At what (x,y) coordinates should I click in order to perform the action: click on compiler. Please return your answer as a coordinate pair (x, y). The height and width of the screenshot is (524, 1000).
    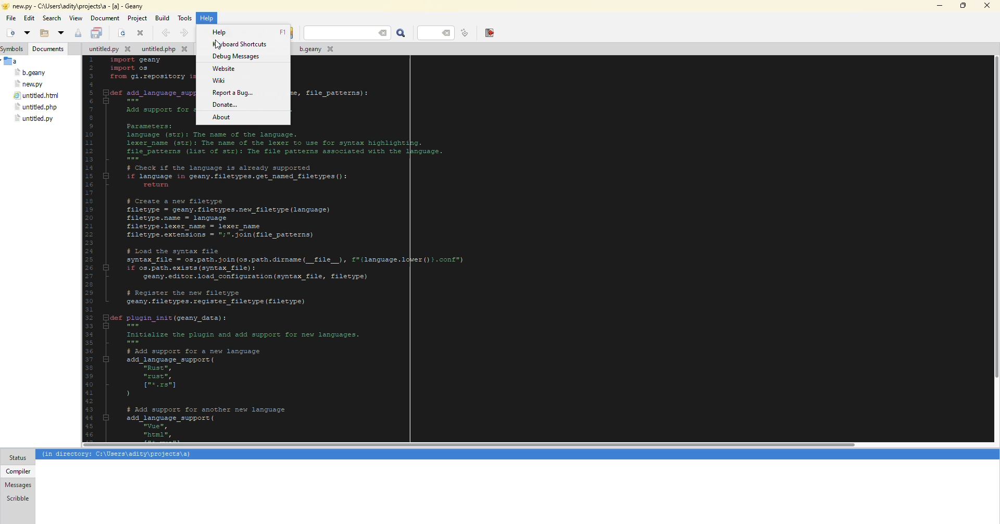
    Looking at the image, I should click on (17, 471).